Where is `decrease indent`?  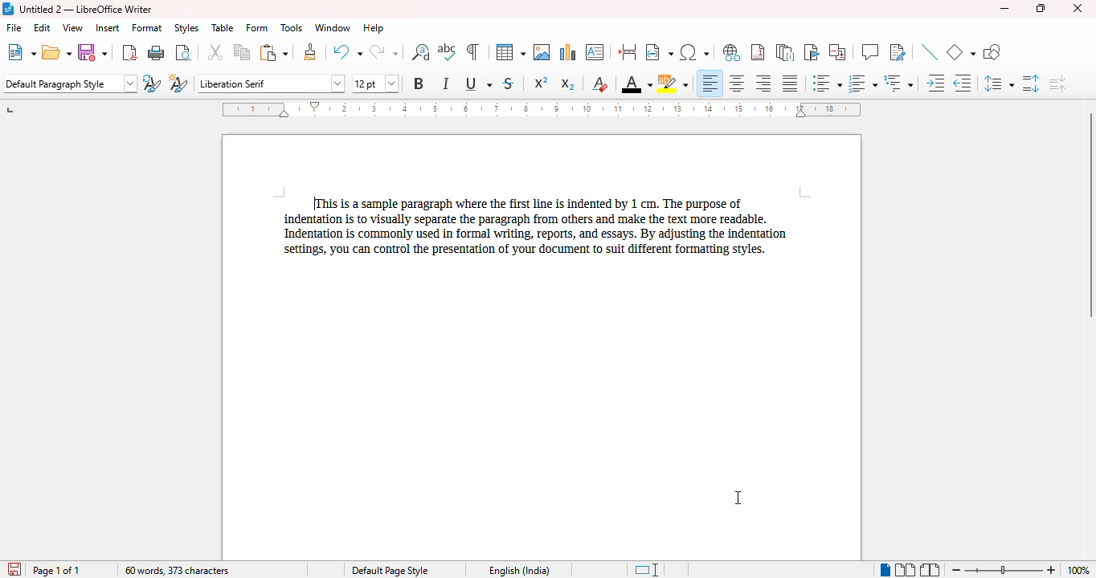
decrease indent is located at coordinates (963, 83).